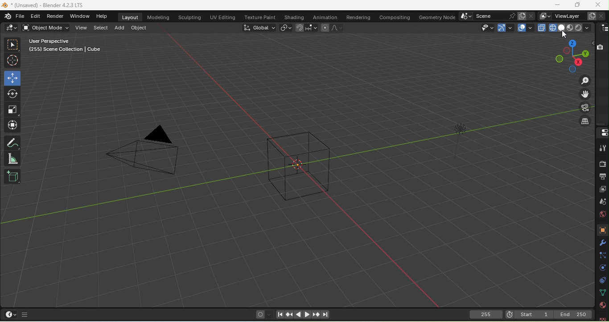 This screenshot has height=322, width=609. I want to click on Modeling, so click(158, 17).